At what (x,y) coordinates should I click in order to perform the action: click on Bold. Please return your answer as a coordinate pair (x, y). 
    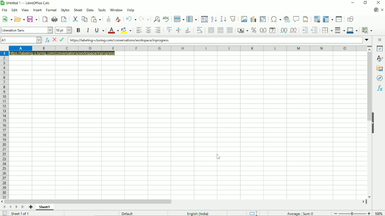
    Looking at the image, I should click on (78, 30).